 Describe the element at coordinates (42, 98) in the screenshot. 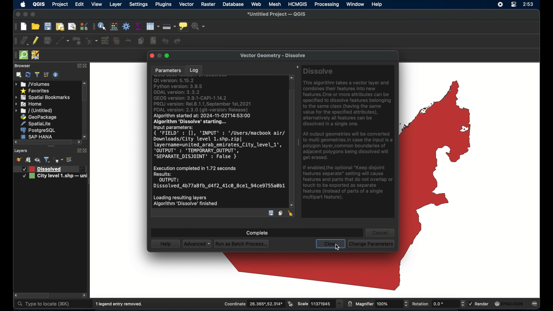

I see `spatial bookmarks` at that location.